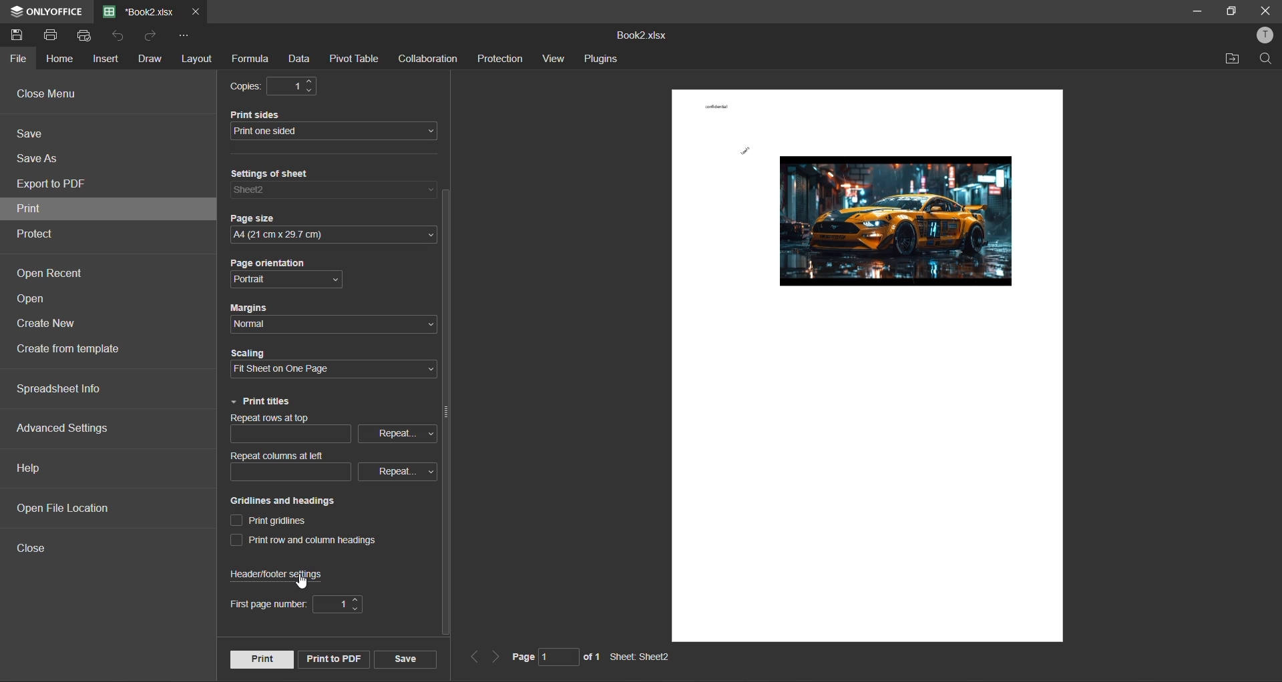 This screenshot has width=1282, height=682. What do you see at coordinates (604, 59) in the screenshot?
I see `plugins` at bounding box center [604, 59].